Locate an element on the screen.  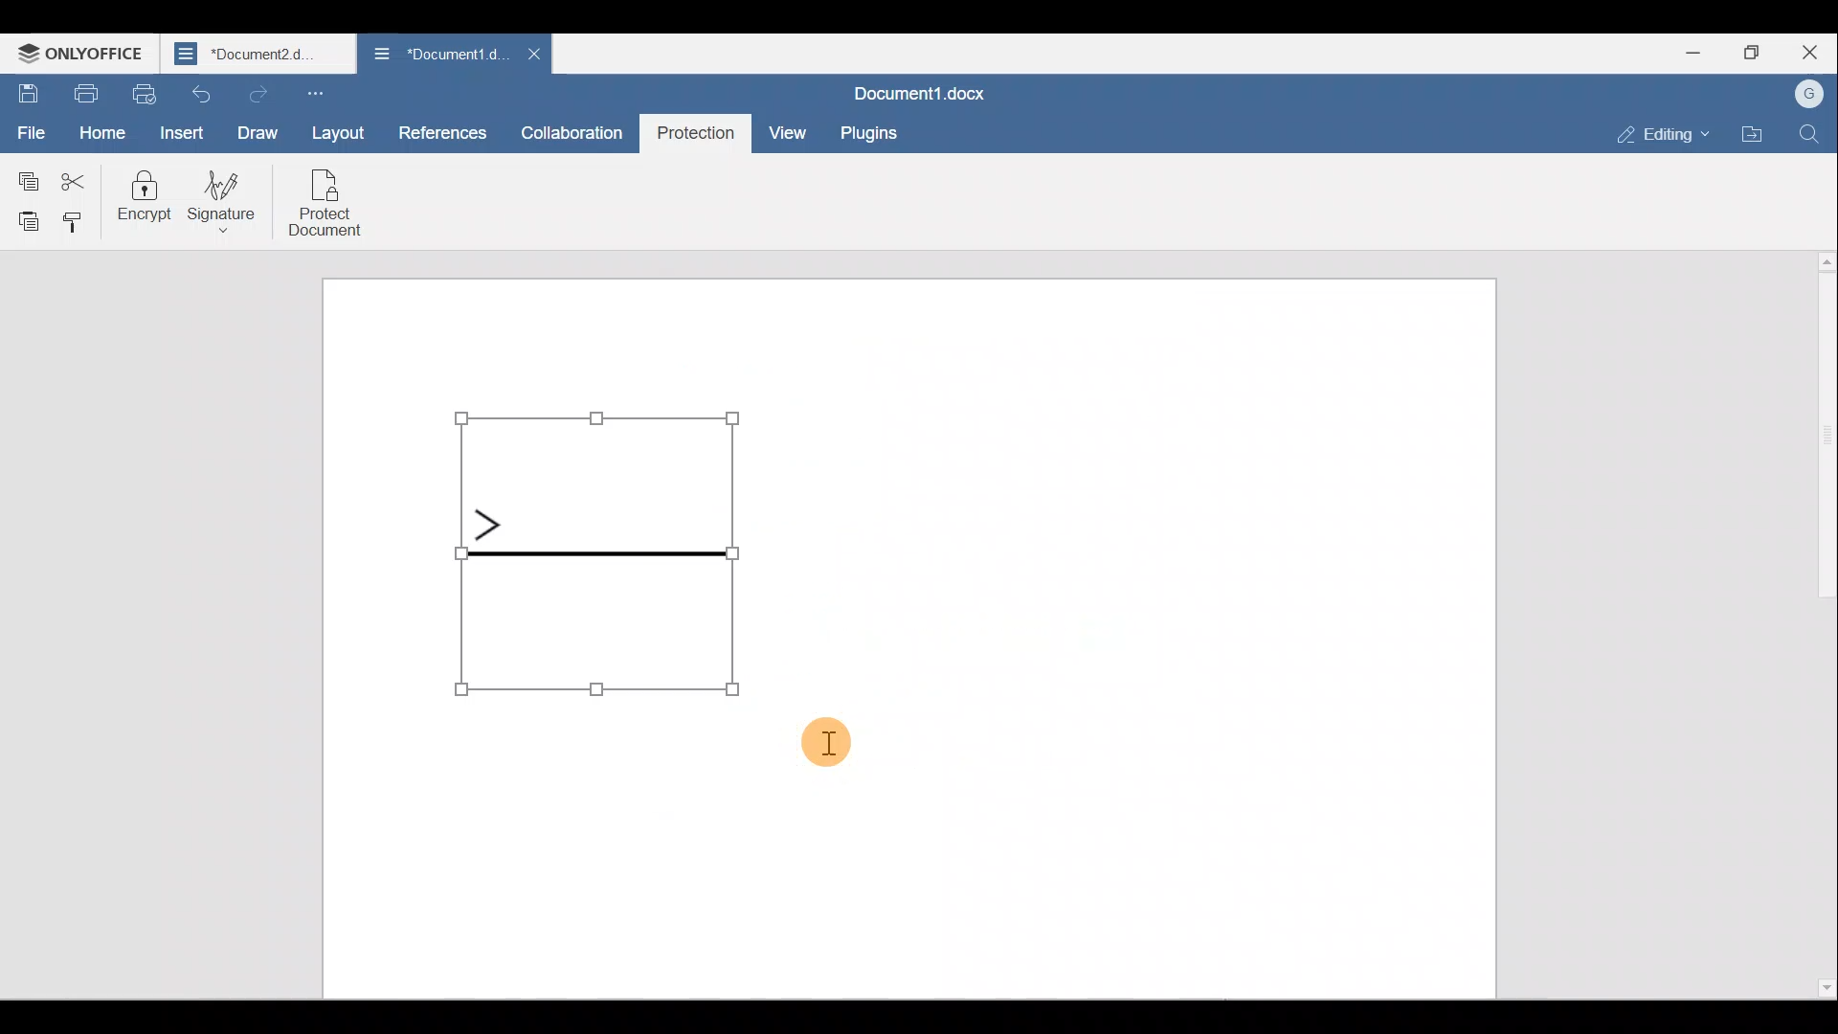
Draw is located at coordinates (263, 134).